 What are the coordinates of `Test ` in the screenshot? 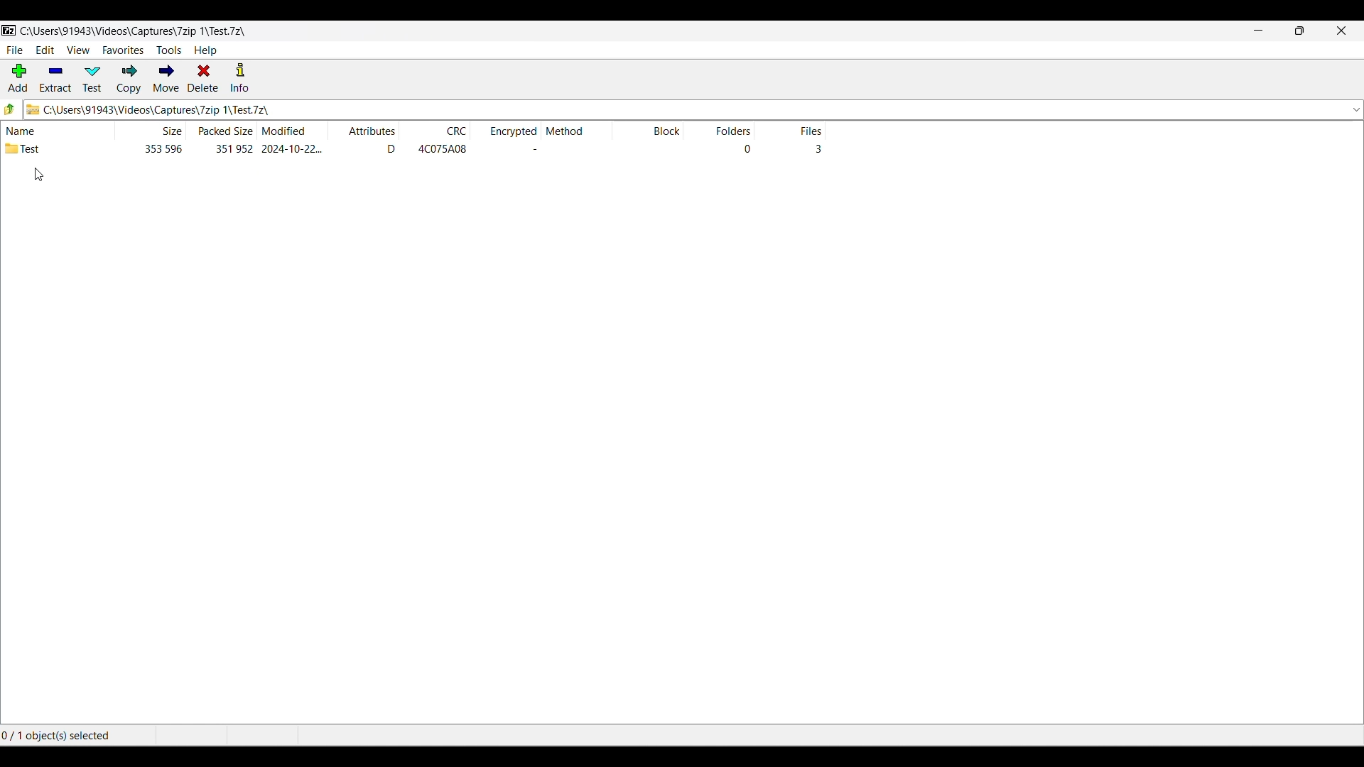 It's located at (55, 148).